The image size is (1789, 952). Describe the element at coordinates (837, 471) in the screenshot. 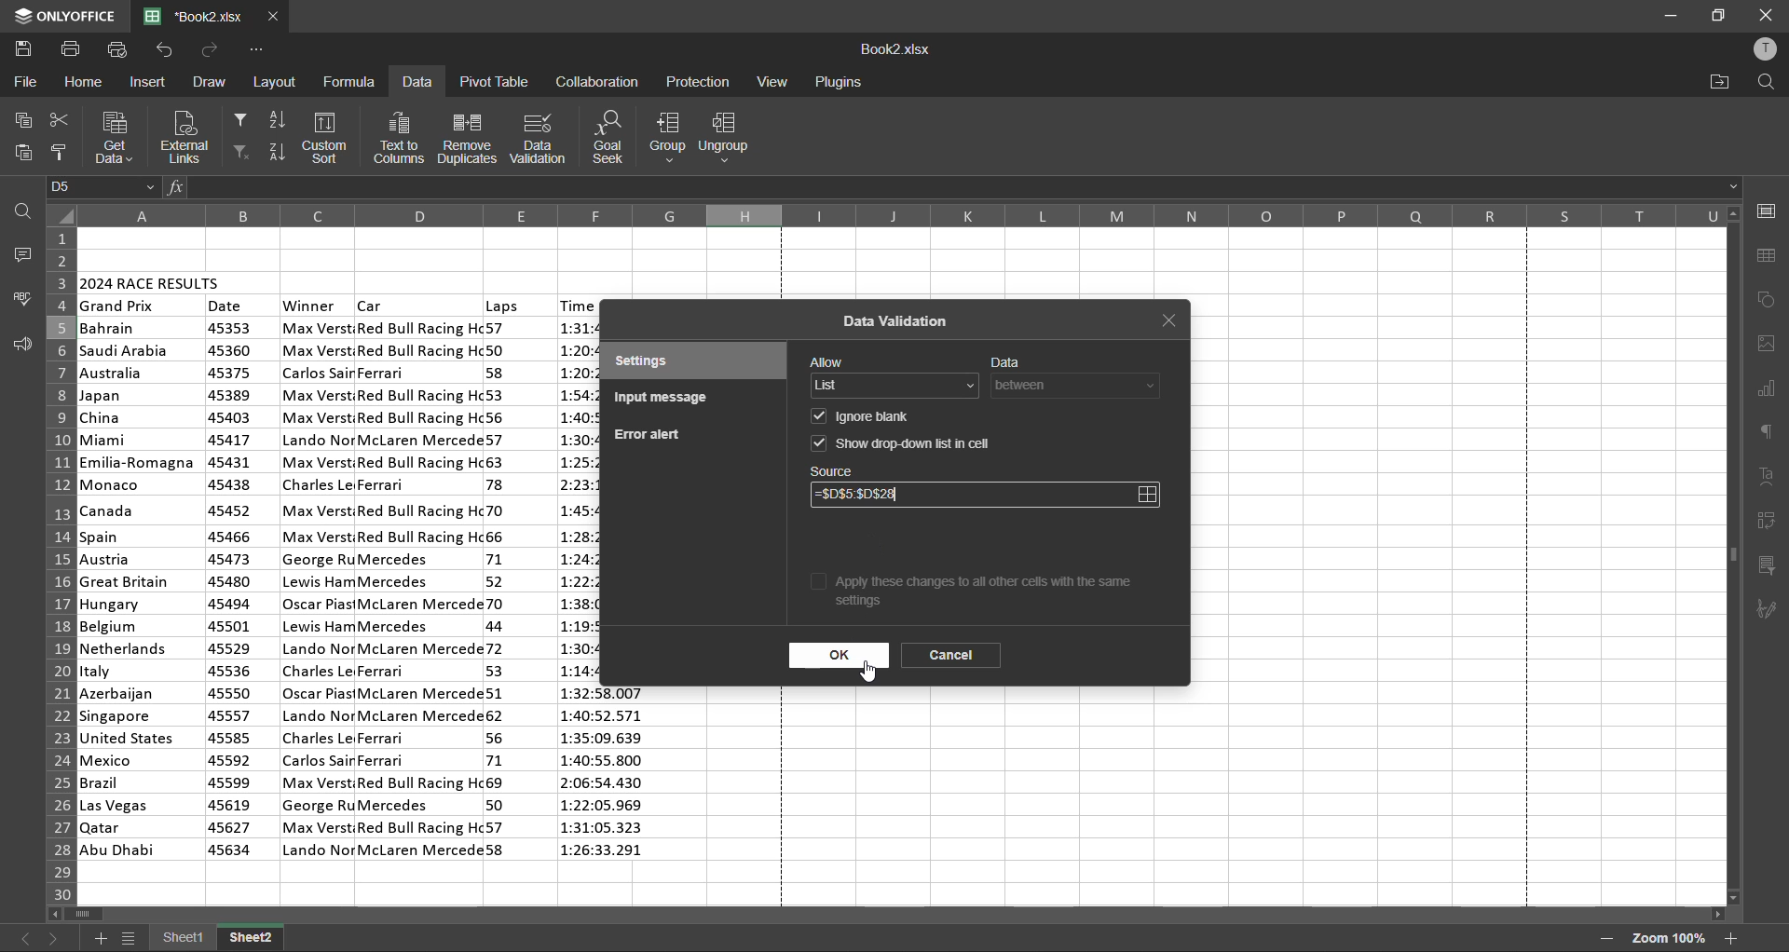

I see `source` at that location.